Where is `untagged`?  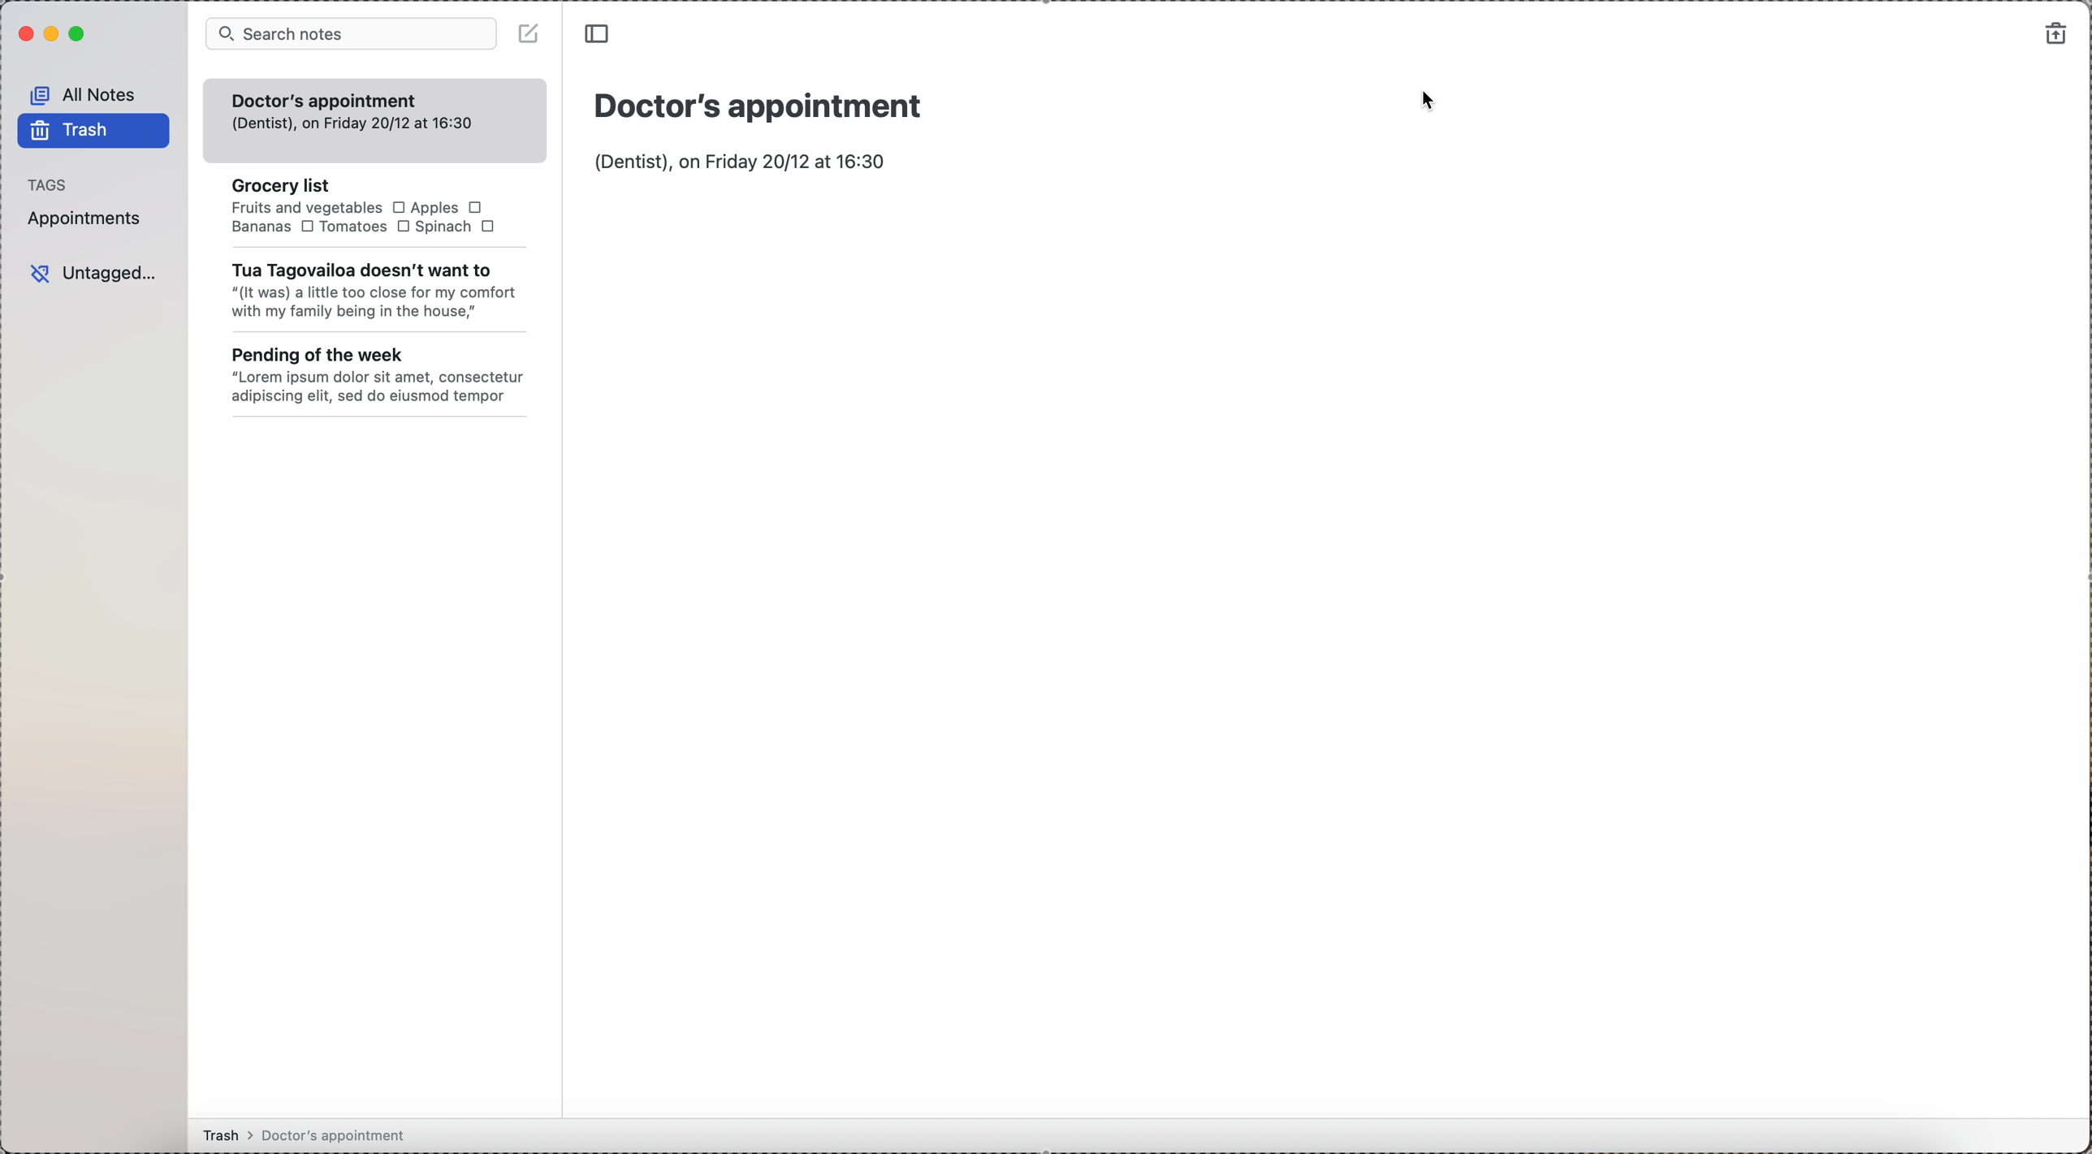
untagged is located at coordinates (93, 270).